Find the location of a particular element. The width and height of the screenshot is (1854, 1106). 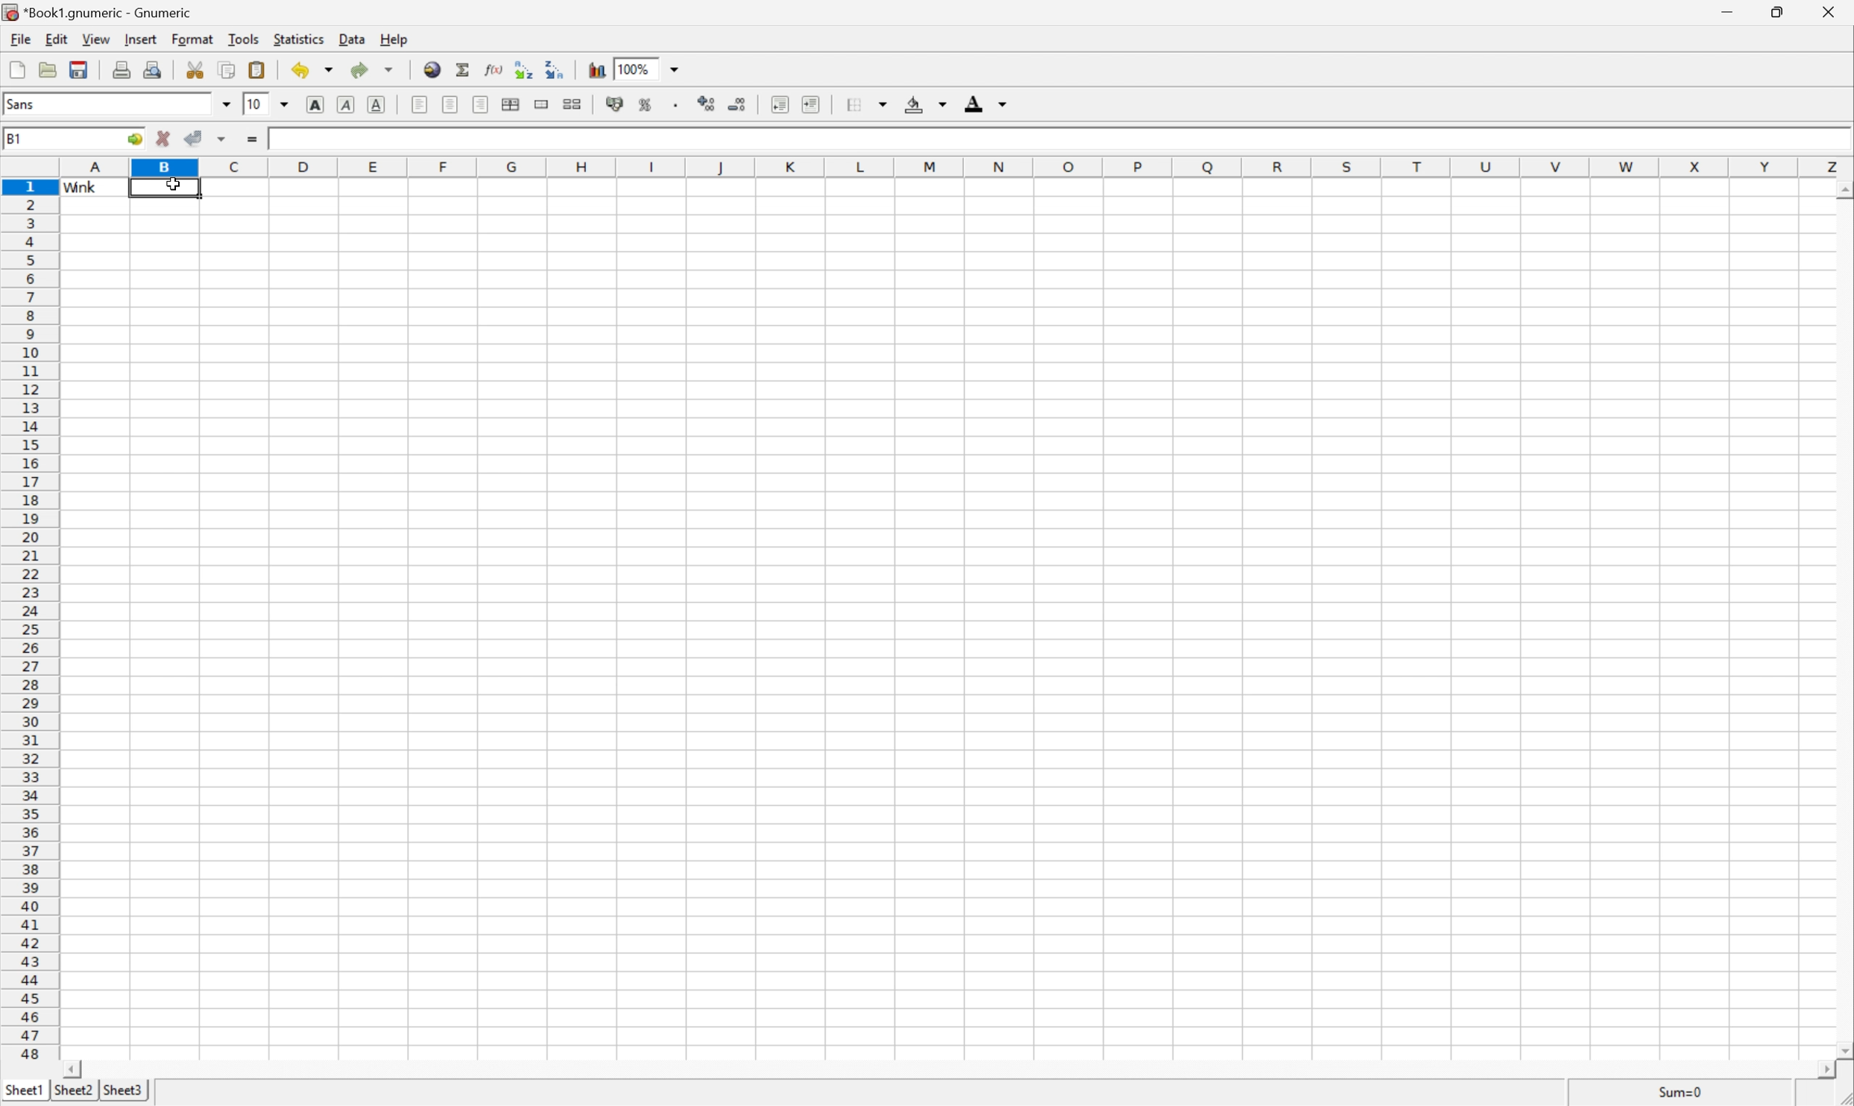

foreground is located at coordinates (989, 103).